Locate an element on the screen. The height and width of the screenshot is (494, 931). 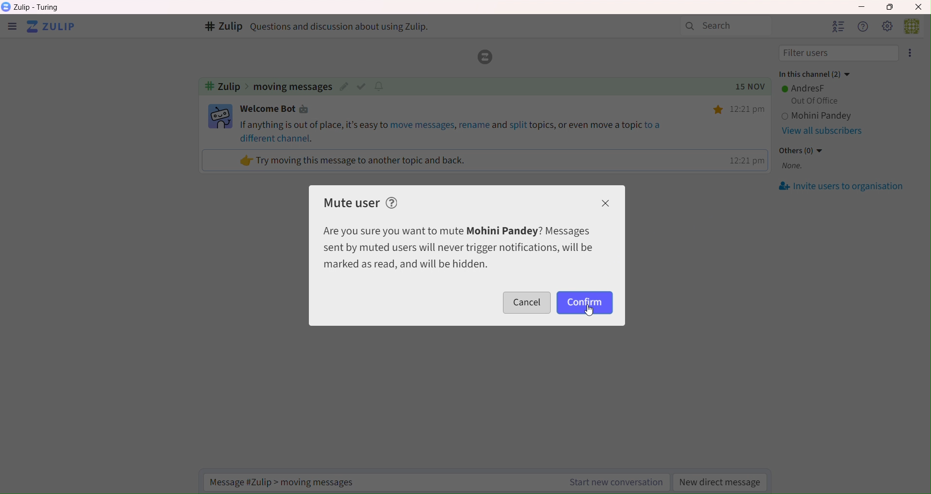
menu is located at coordinates (912, 53).